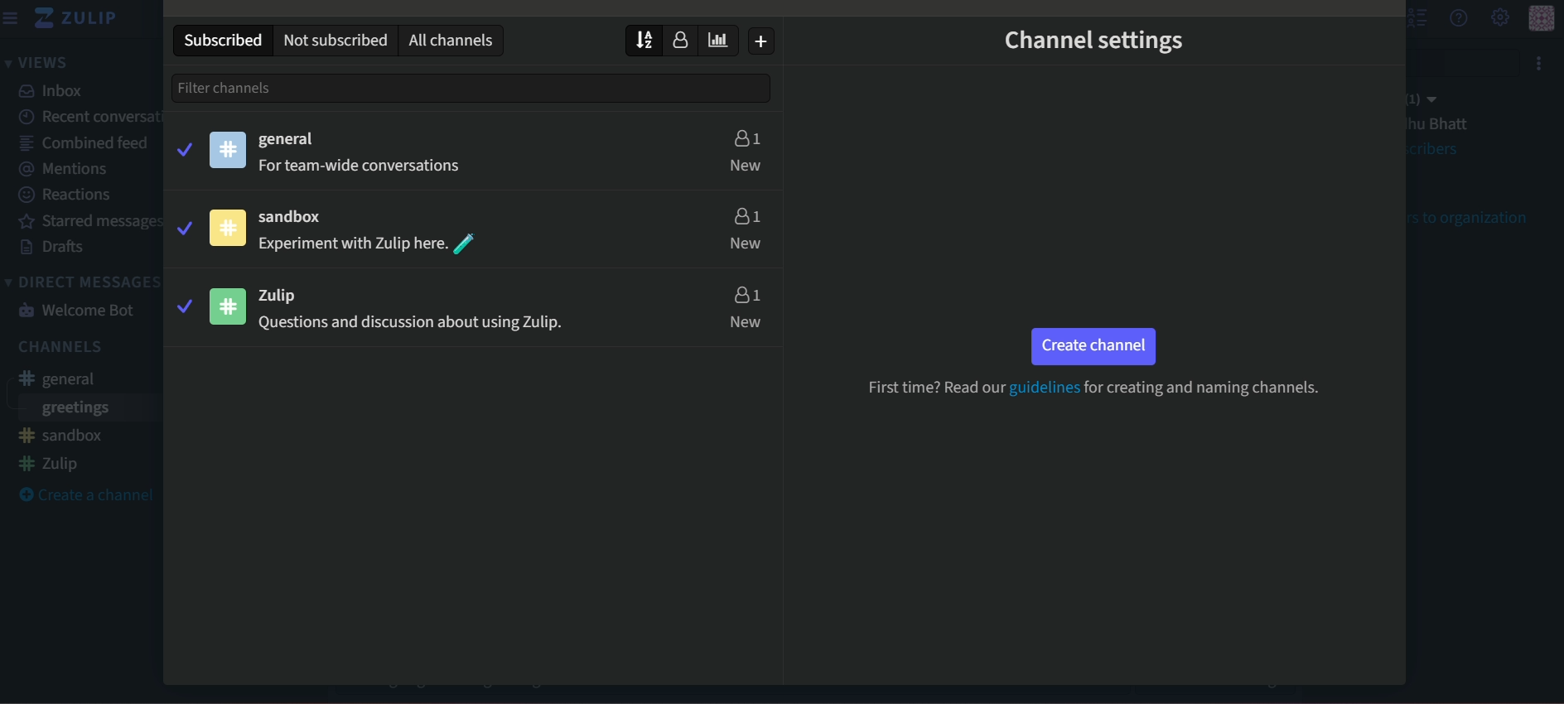 This screenshot has height=704, width=1564. Describe the element at coordinates (285, 140) in the screenshot. I see `general` at that location.